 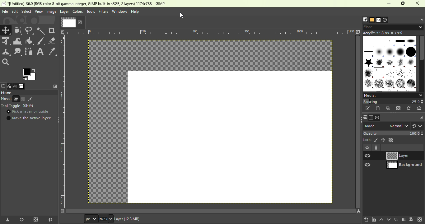 I want to click on Help, so click(x=136, y=12).